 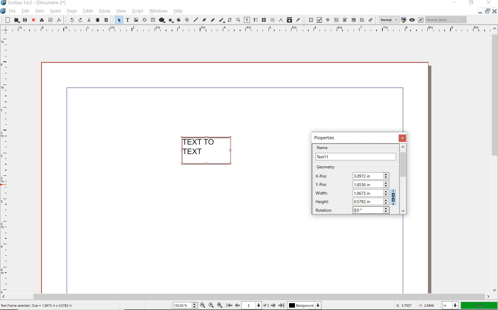 What do you see at coordinates (127, 20) in the screenshot?
I see `text frame` at bounding box center [127, 20].